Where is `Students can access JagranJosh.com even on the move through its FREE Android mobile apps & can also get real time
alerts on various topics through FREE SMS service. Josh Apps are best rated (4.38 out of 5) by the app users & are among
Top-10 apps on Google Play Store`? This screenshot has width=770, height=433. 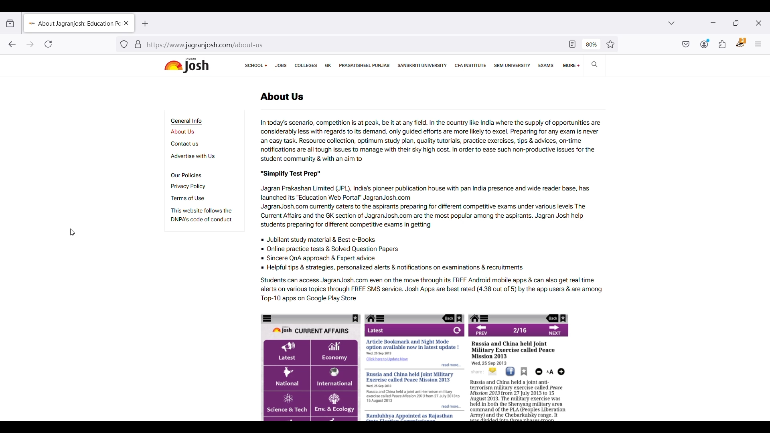
Students can access JagranJosh.com even on the move through its FREE Android mobile apps & can also get real time
alerts on various topics through FREE SMS service. Josh Apps are best rated (4.38 out of 5) by the app users & are among
Top-10 apps on Google Play Store is located at coordinates (438, 291).